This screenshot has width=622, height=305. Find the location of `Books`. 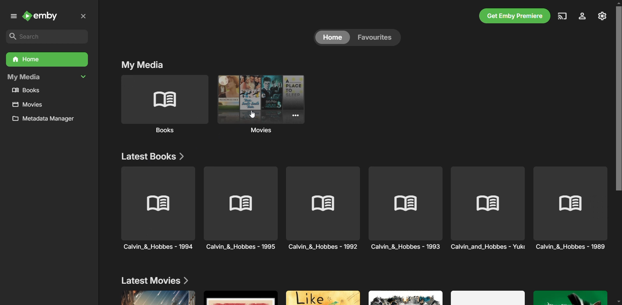

Books is located at coordinates (163, 104).